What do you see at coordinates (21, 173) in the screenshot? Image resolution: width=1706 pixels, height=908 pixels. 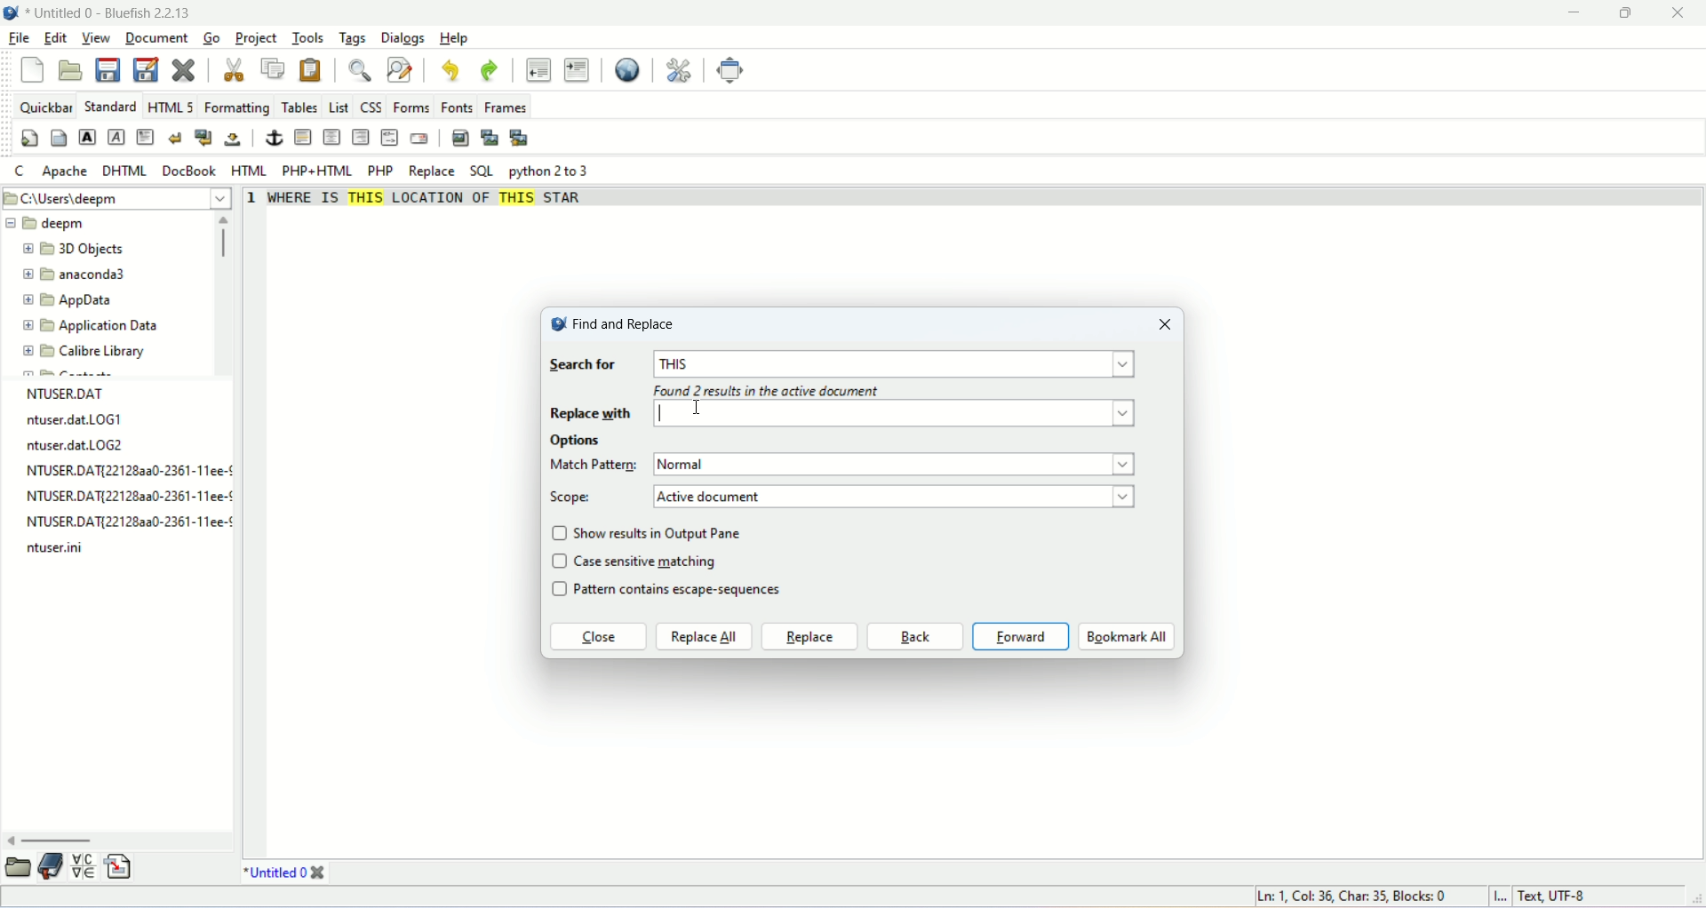 I see `C` at bounding box center [21, 173].